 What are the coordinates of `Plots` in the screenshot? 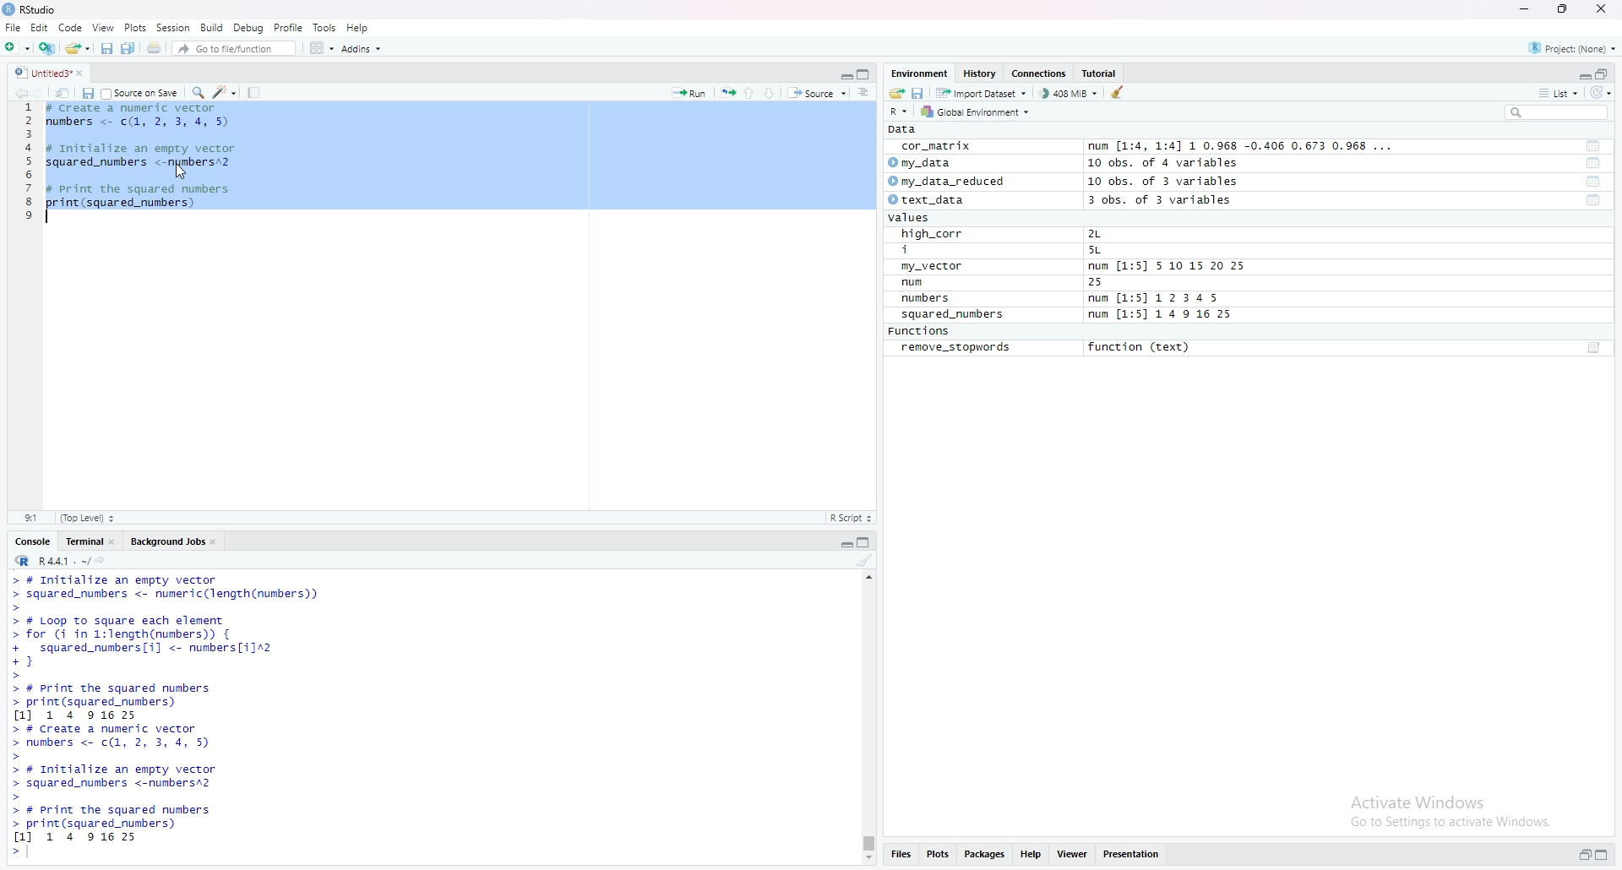 It's located at (938, 856).